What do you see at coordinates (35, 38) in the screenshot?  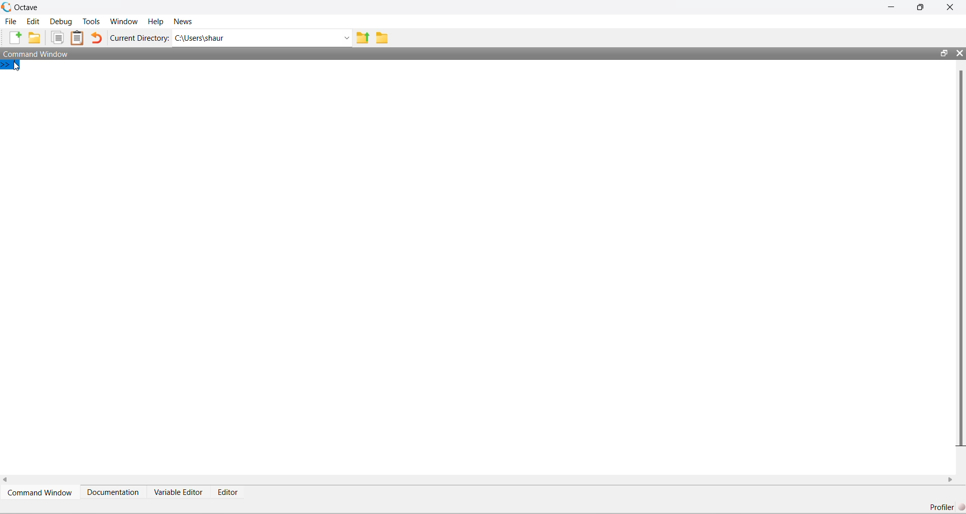 I see `New Folder` at bounding box center [35, 38].